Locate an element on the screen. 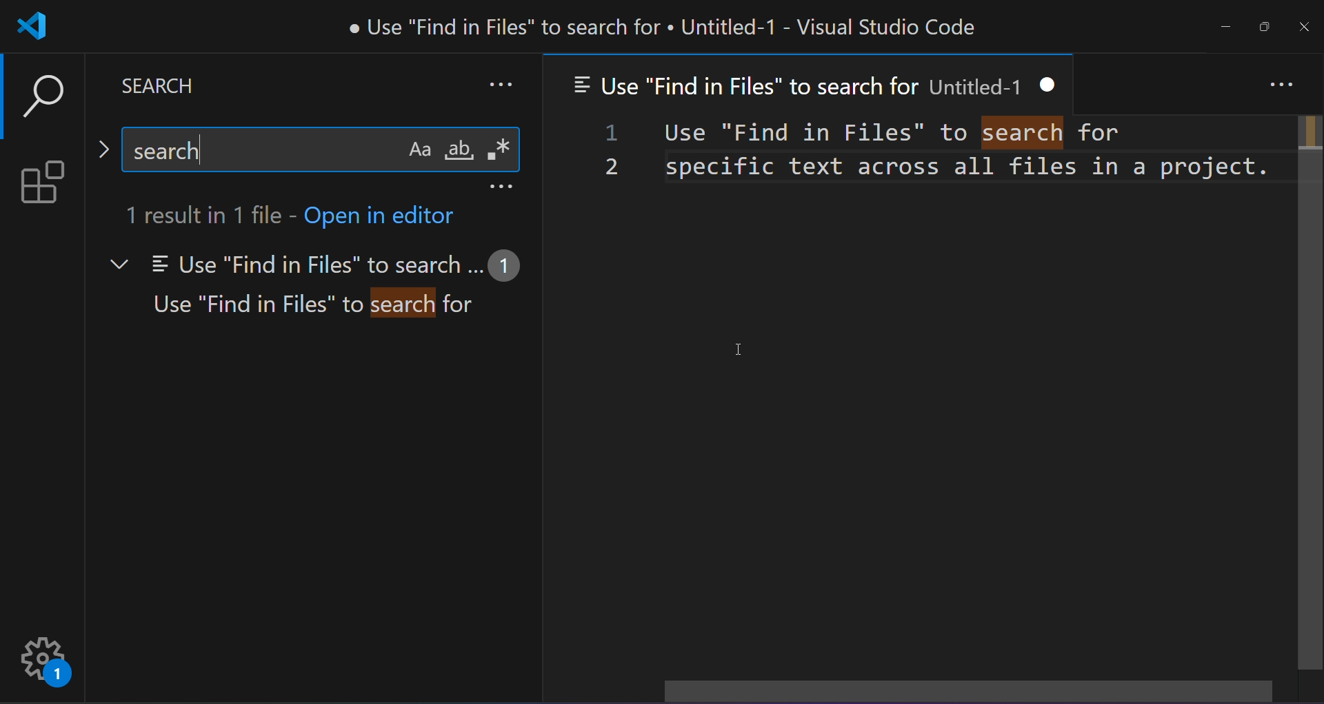 This screenshot has width=1324, height=704. regular expression is located at coordinates (500, 148).